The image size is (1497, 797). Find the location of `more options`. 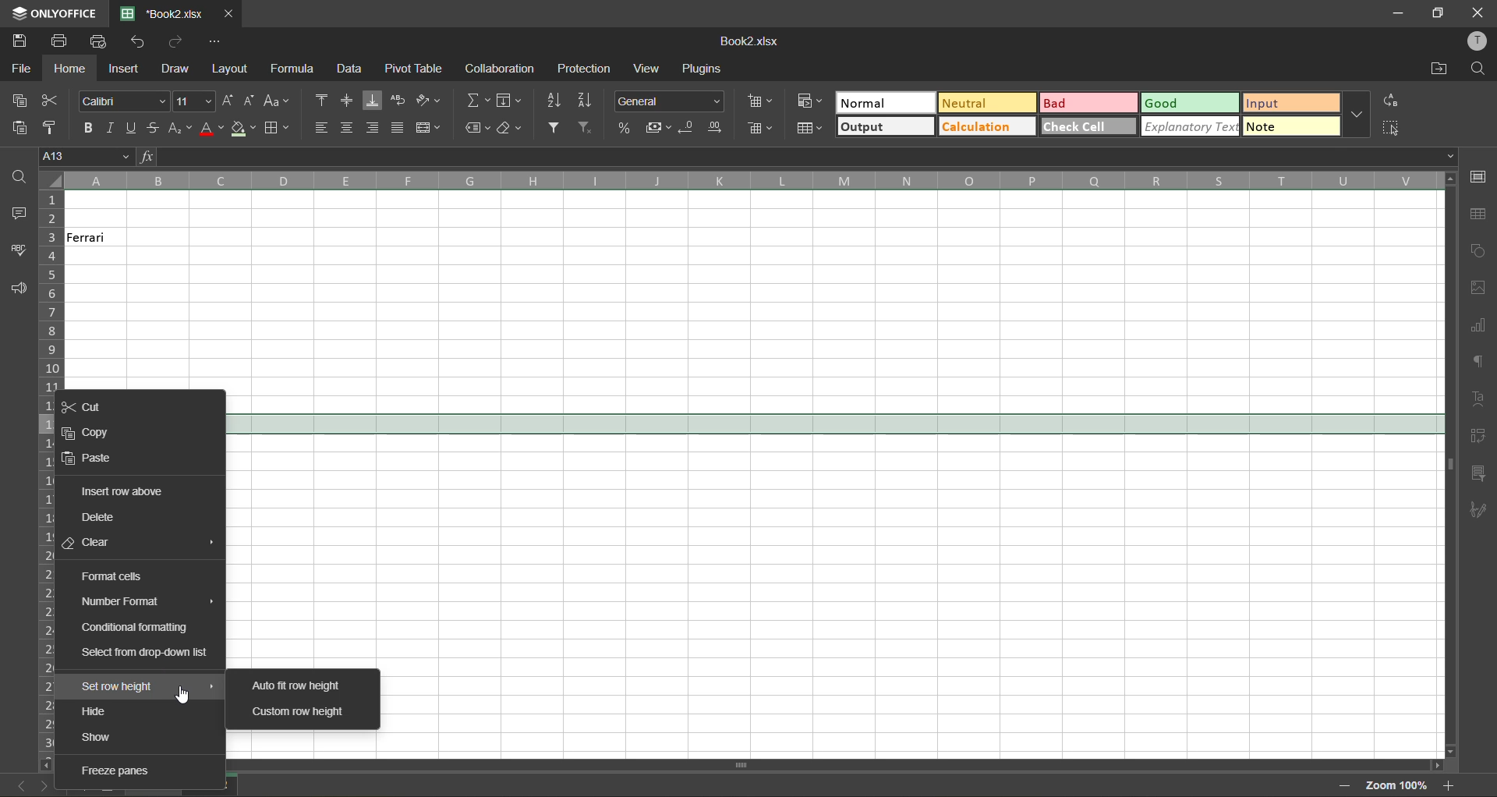

more options is located at coordinates (1357, 115).